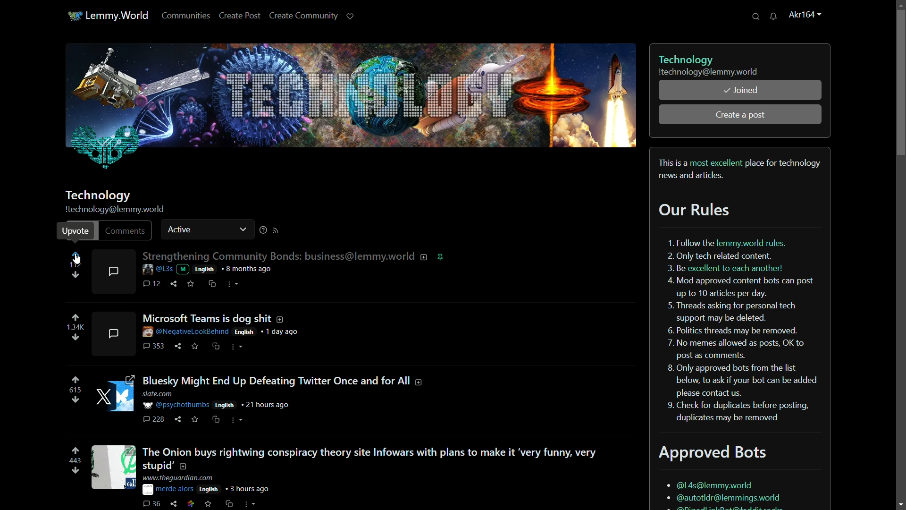 The width and height of the screenshot is (906, 510). What do you see at coordinates (284, 381) in the screenshot?
I see `post-3` at bounding box center [284, 381].